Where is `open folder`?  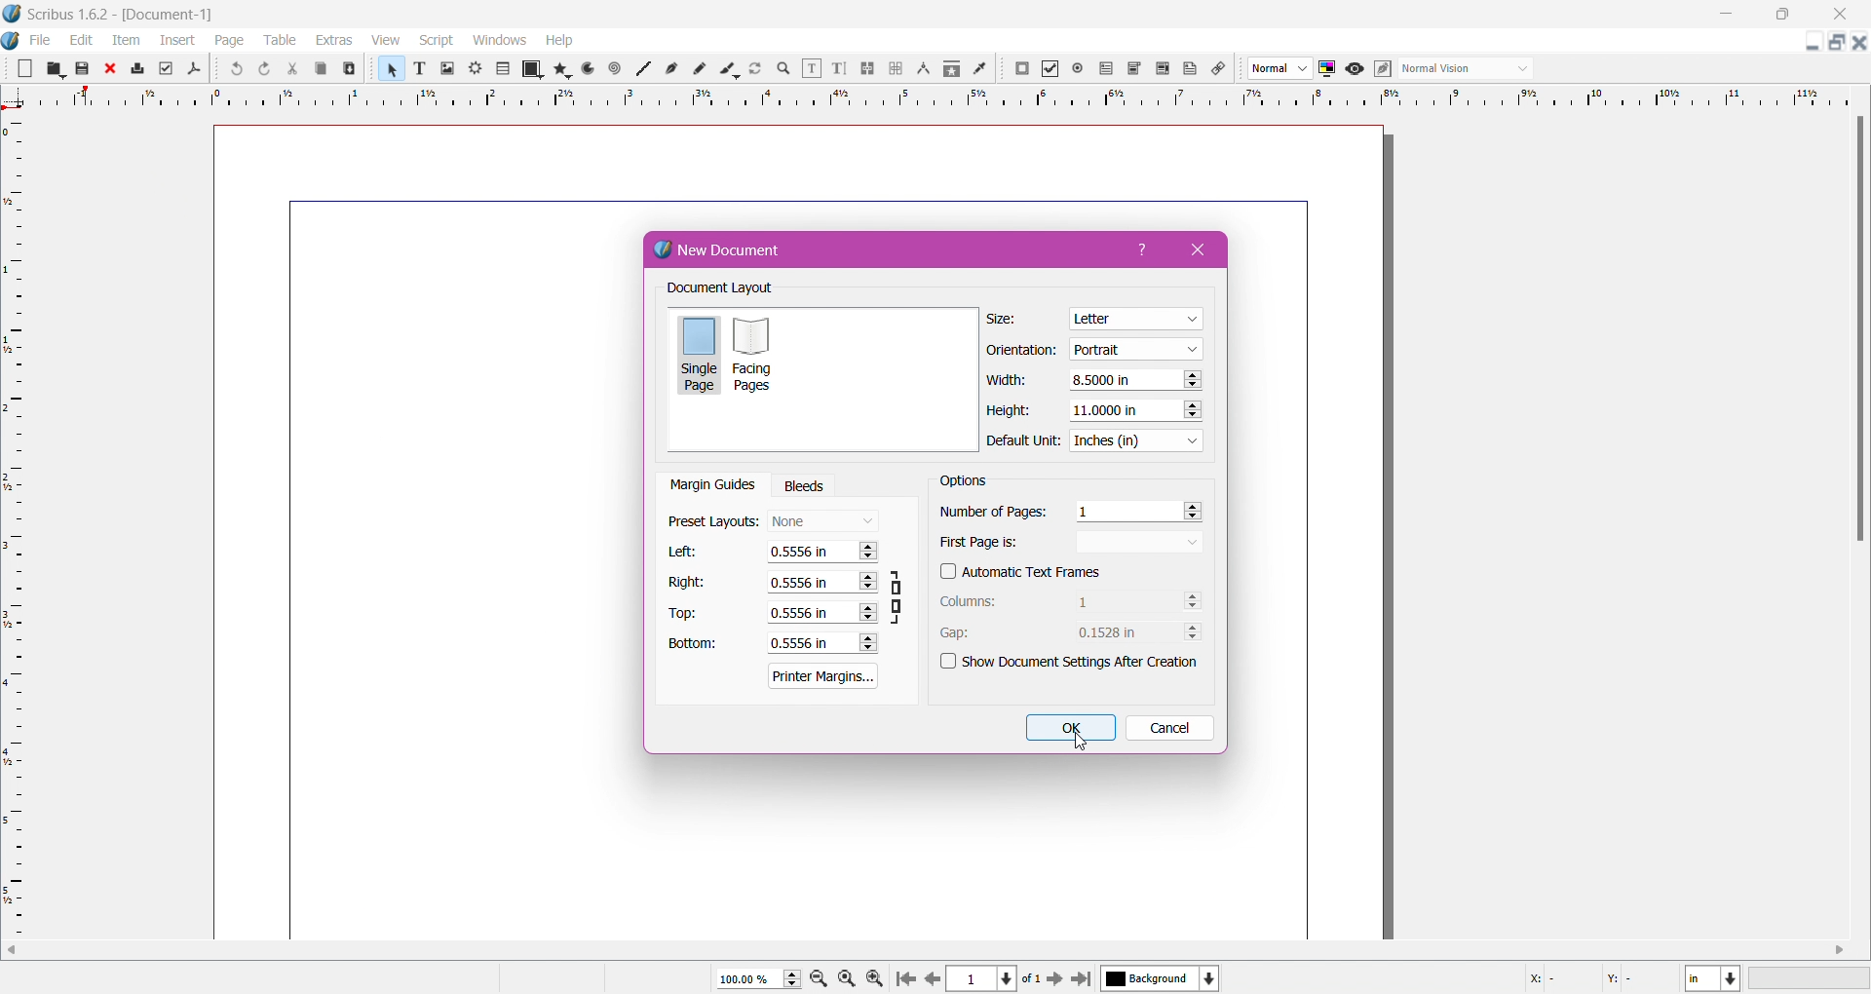
open folder is located at coordinates (55, 70).